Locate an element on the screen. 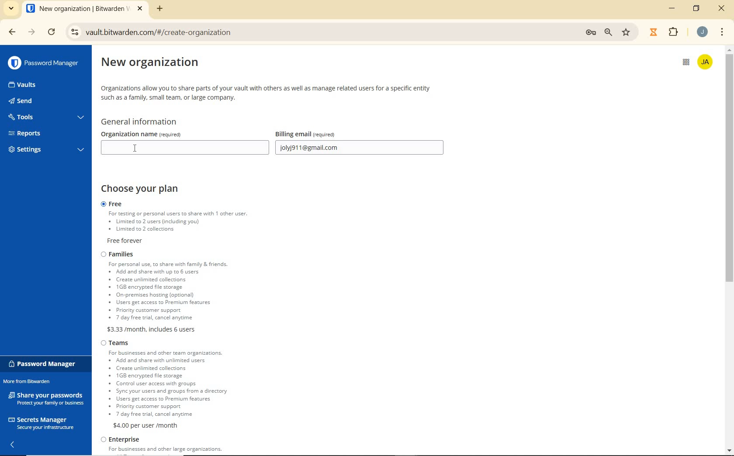 This screenshot has height=456, width=734. families plan is located at coordinates (190, 291).